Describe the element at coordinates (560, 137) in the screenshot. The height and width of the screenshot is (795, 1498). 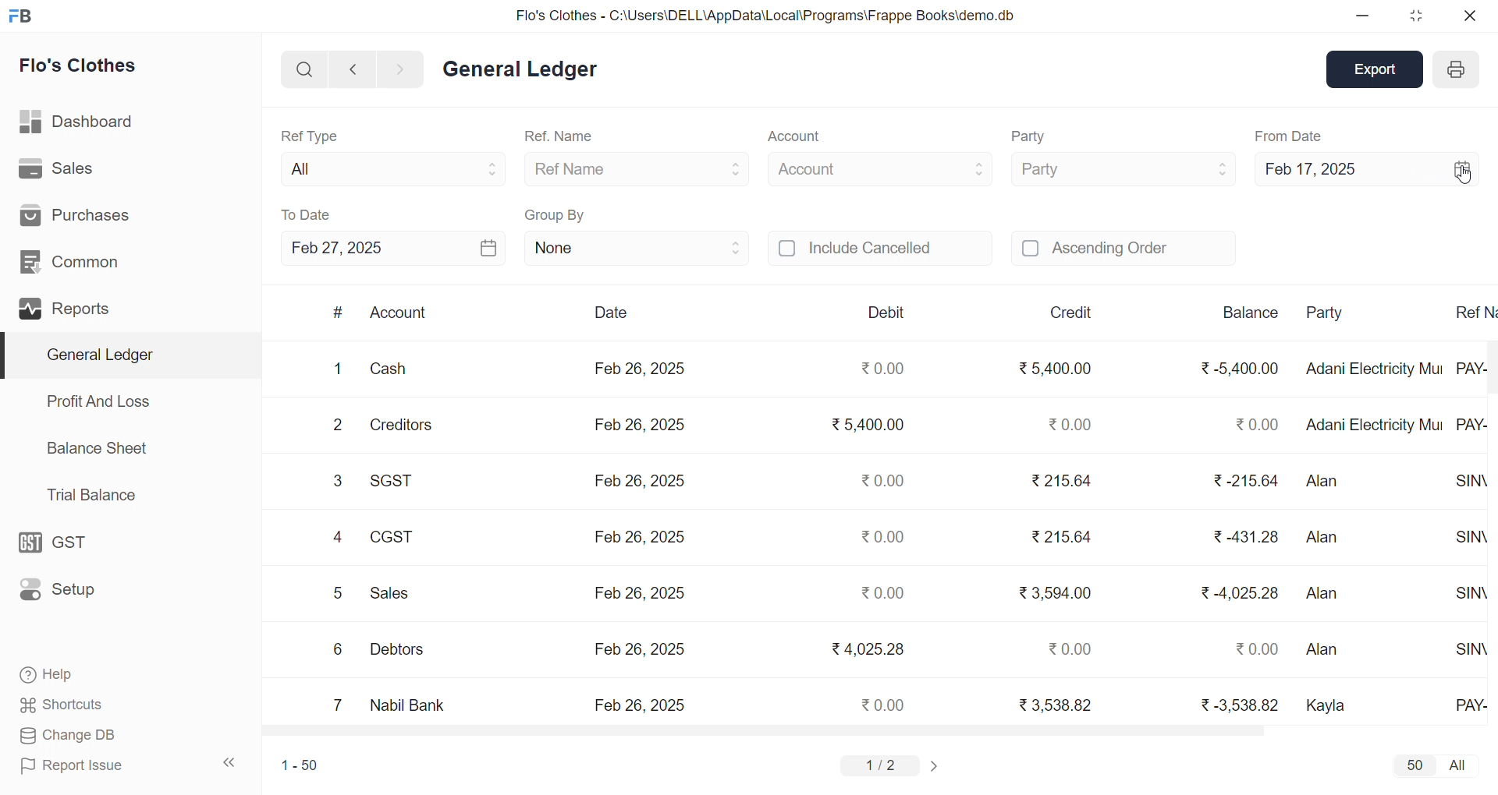
I see `Ref. Name` at that location.